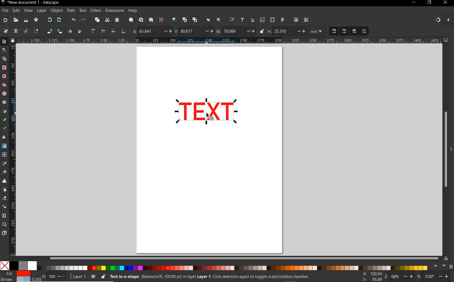 This screenshot has height=282, width=454. What do you see at coordinates (4, 146) in the screenshot?
I see `gradient tool` at bounding box center [4, 146].